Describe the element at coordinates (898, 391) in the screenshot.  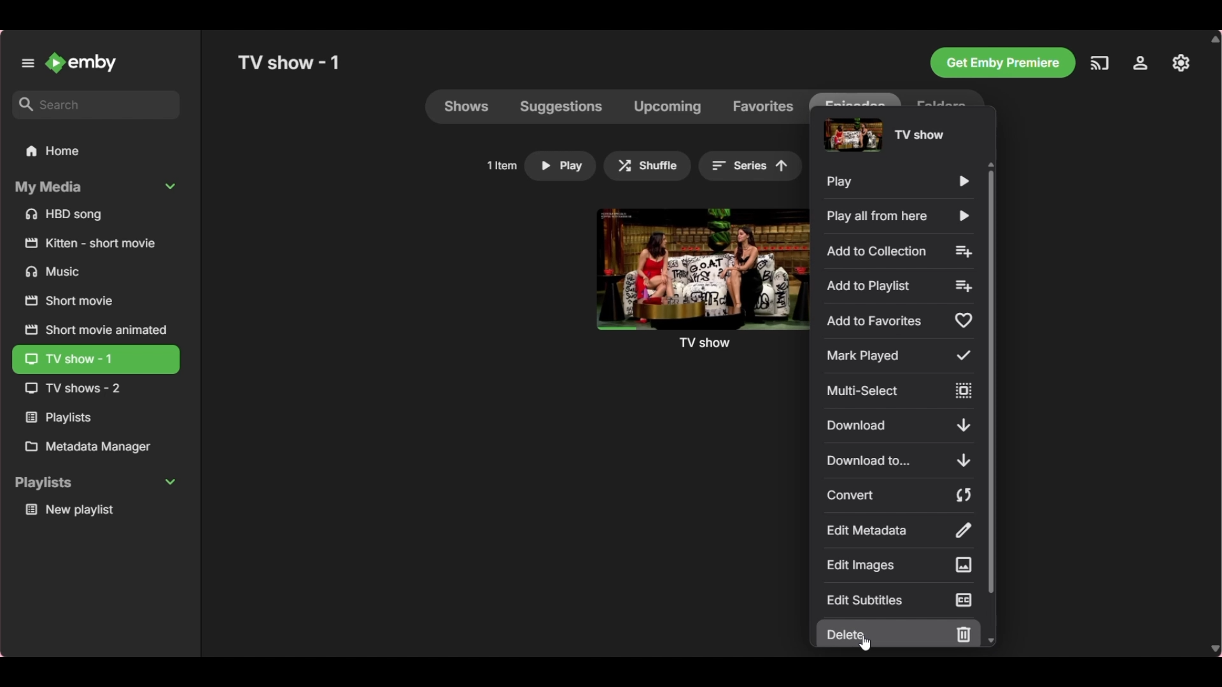
I see `Multi-select` at that location.